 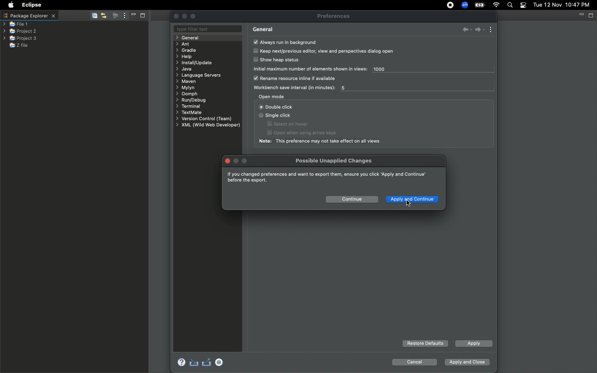 What do you see at coordinates (104, 15) in the screenshot?
I see `Link with editor` at bounding box center [104, 15].